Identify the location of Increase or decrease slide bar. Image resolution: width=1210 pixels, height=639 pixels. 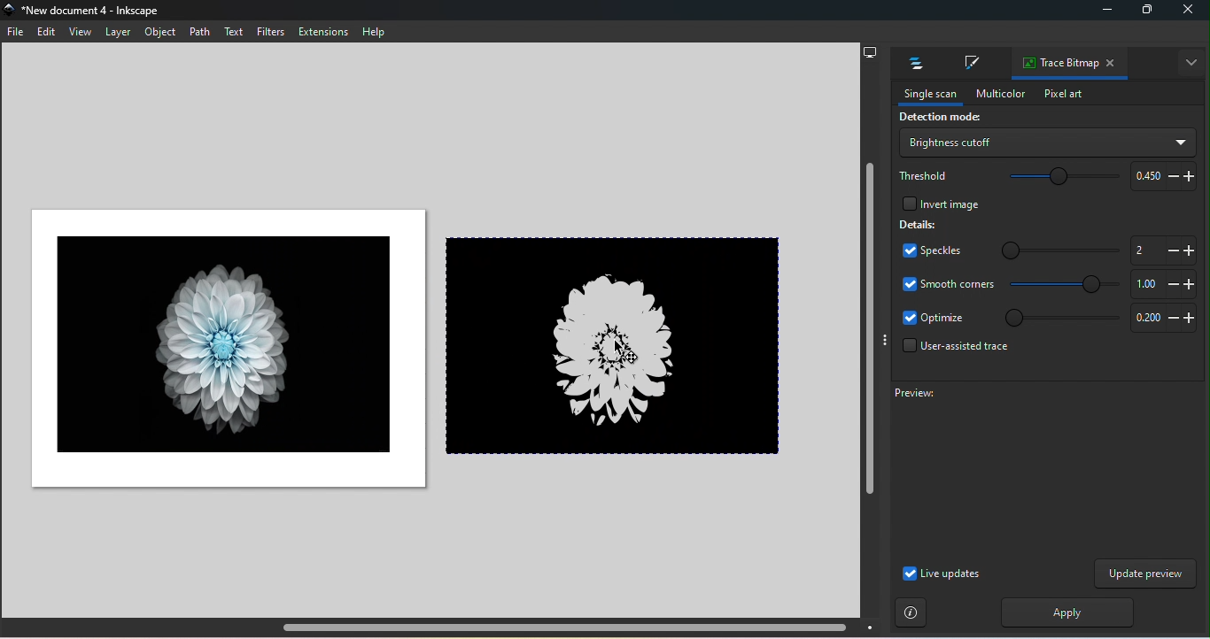
(1160, 250).